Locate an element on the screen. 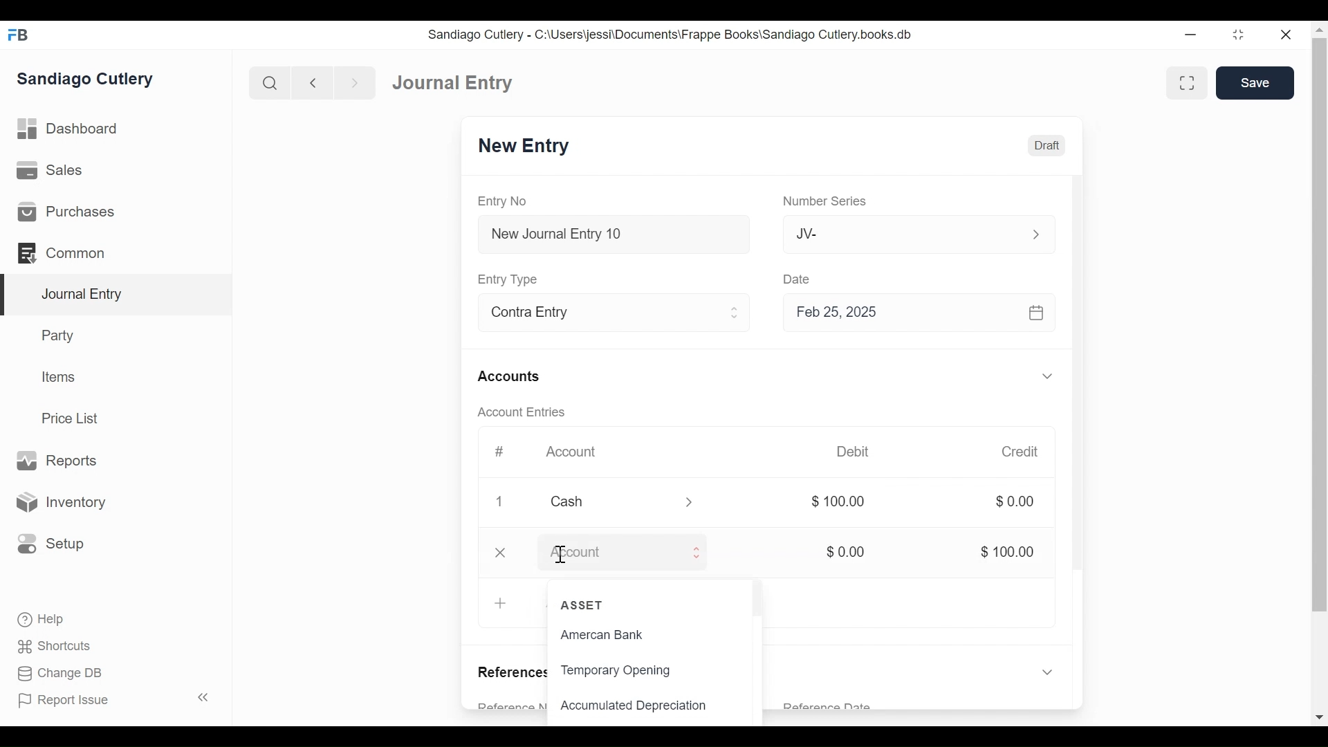 This screenshot has width=1328, height=747. $0.00 is located at coordinates (851, 552).